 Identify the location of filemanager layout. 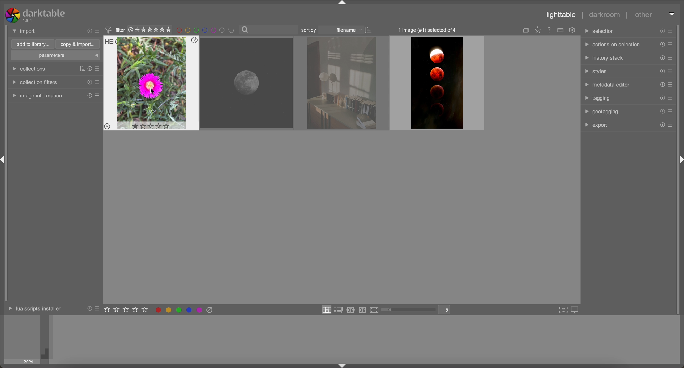
(327, 309).